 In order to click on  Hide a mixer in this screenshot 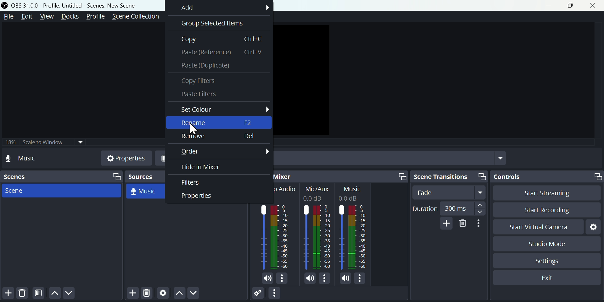, I will do `click(200, 166)`.